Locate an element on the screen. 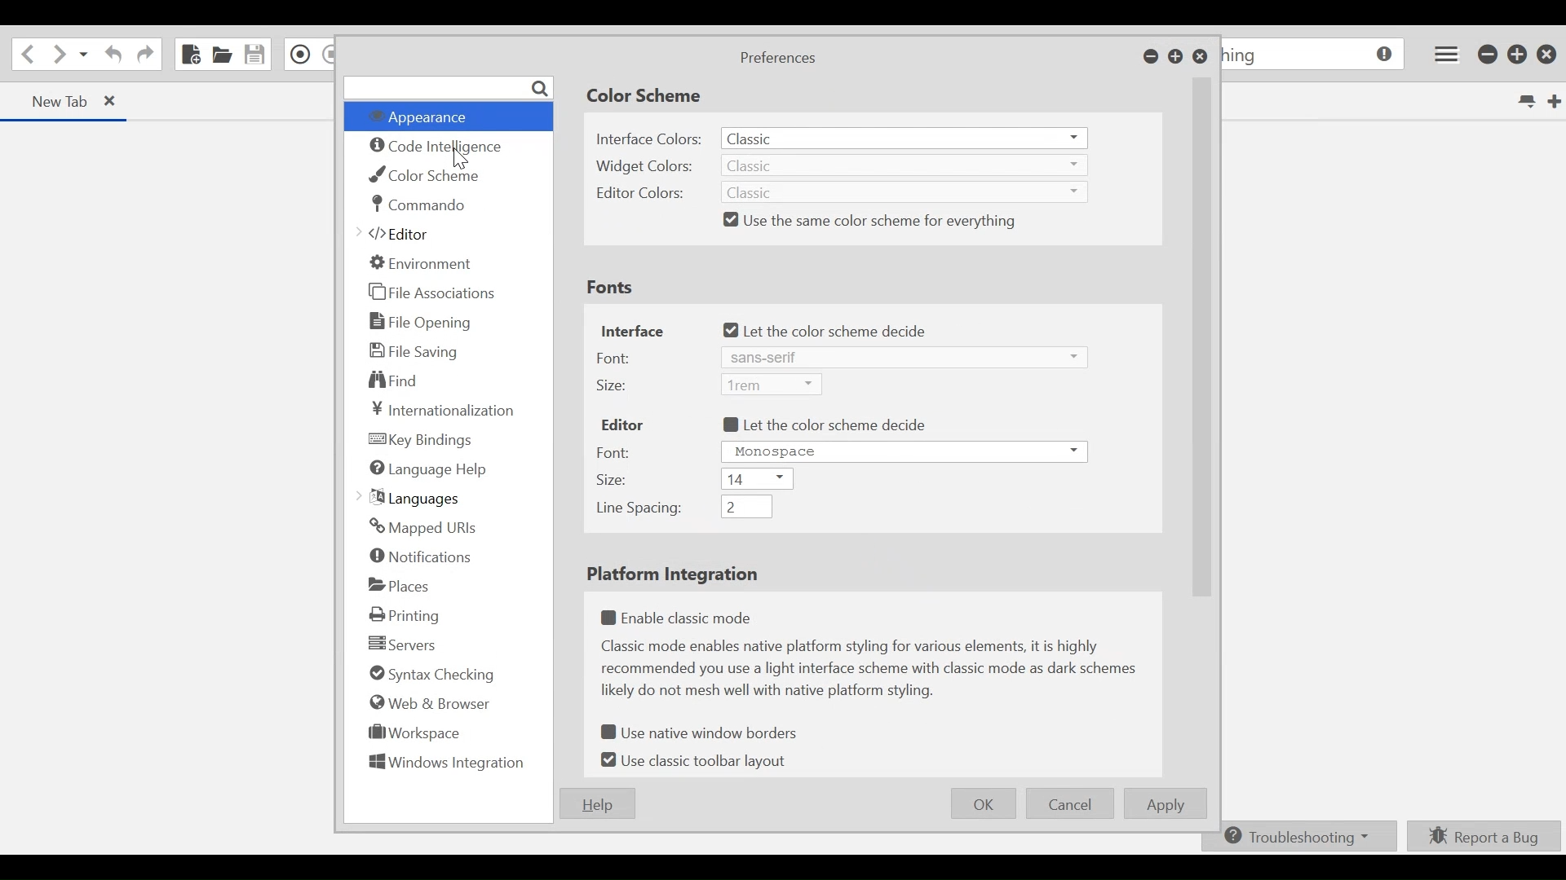  14 is located at coordinates (758, 480).